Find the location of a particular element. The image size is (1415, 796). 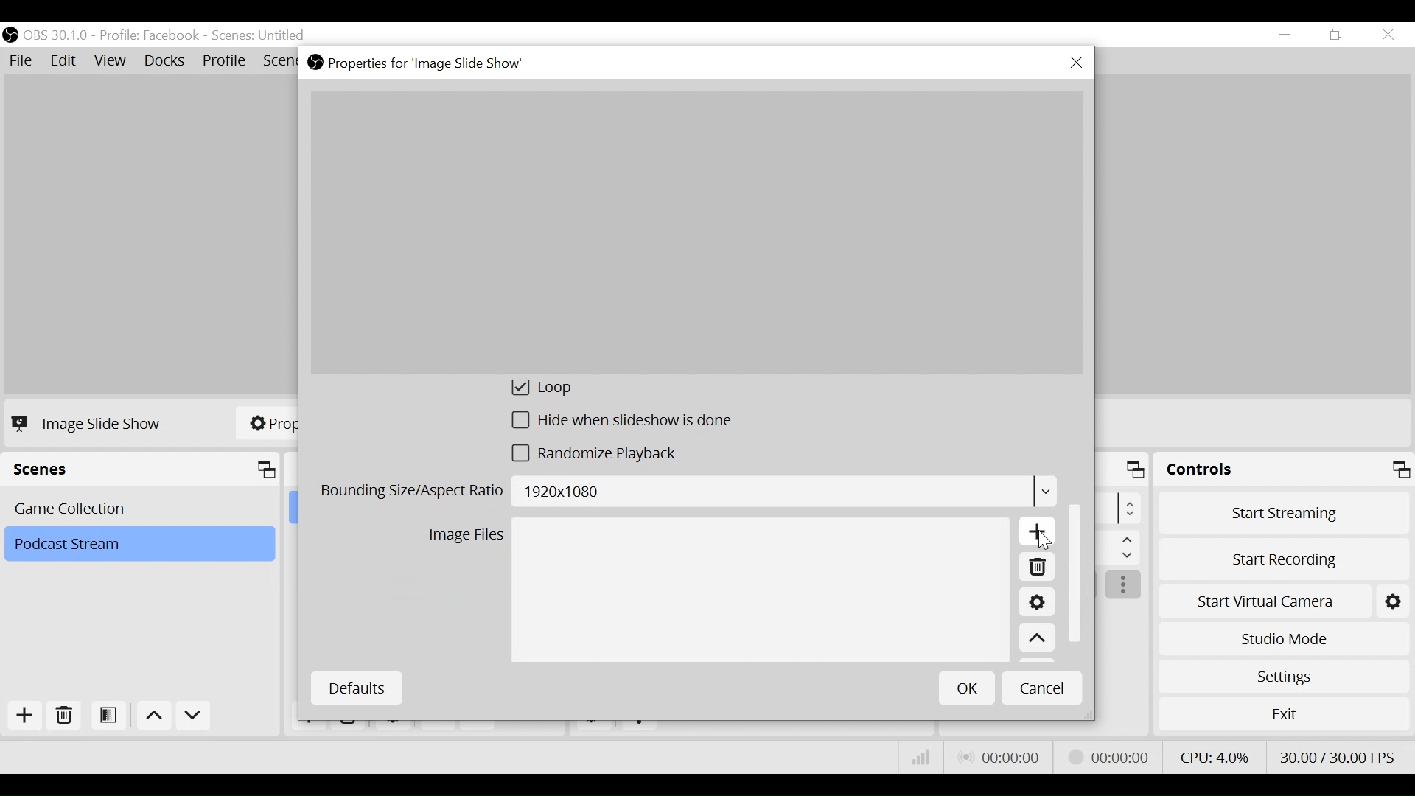

minimize is located at coordinates (1288, 35).